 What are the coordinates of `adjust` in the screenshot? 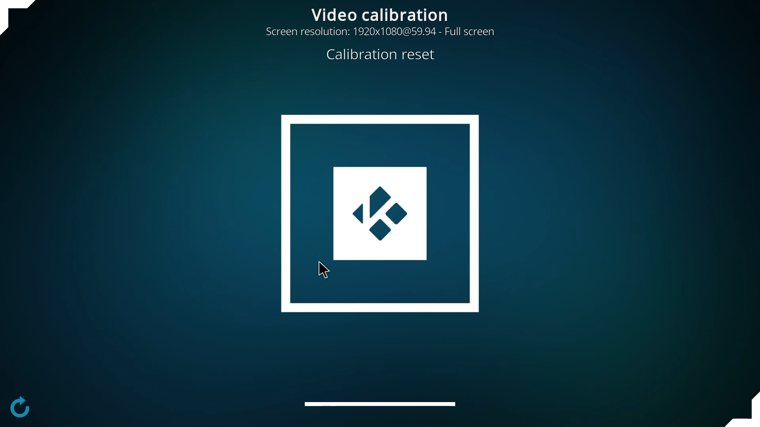 It's located at (739, 408).